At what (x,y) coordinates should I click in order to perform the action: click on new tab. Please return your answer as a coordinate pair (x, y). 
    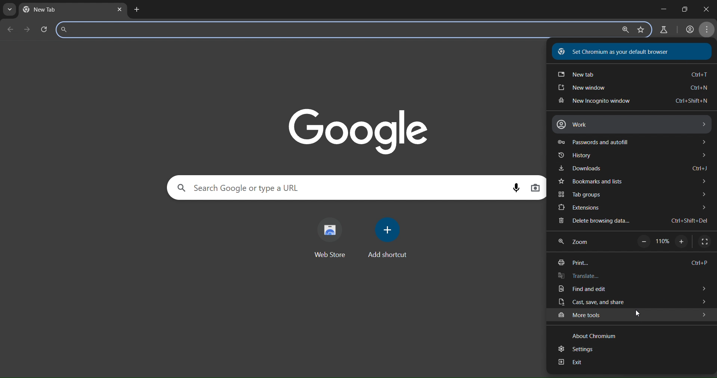
    Looking at the image, I should click on (50, 9).